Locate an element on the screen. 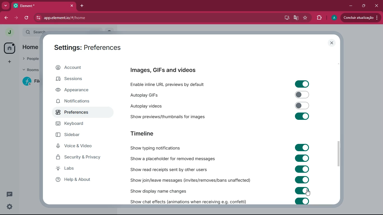 This screenshot has height=215, width=383. toggle on/off is located at coordinates (302, 169).